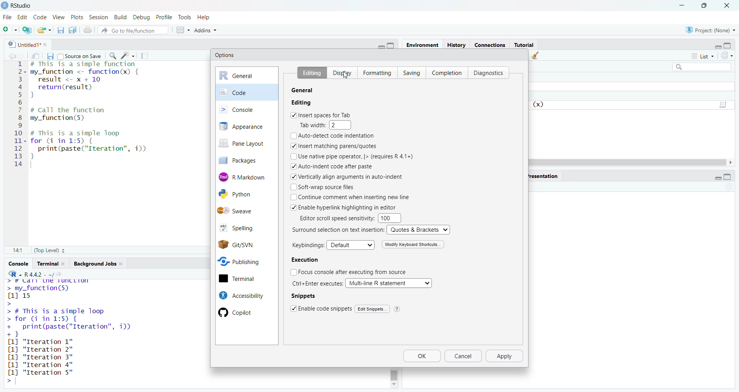 The image size is (739, 392). What do you see at coordinates (25, 5) in the screenshot?
I see `RStudio` at bounding box center [25, 5].